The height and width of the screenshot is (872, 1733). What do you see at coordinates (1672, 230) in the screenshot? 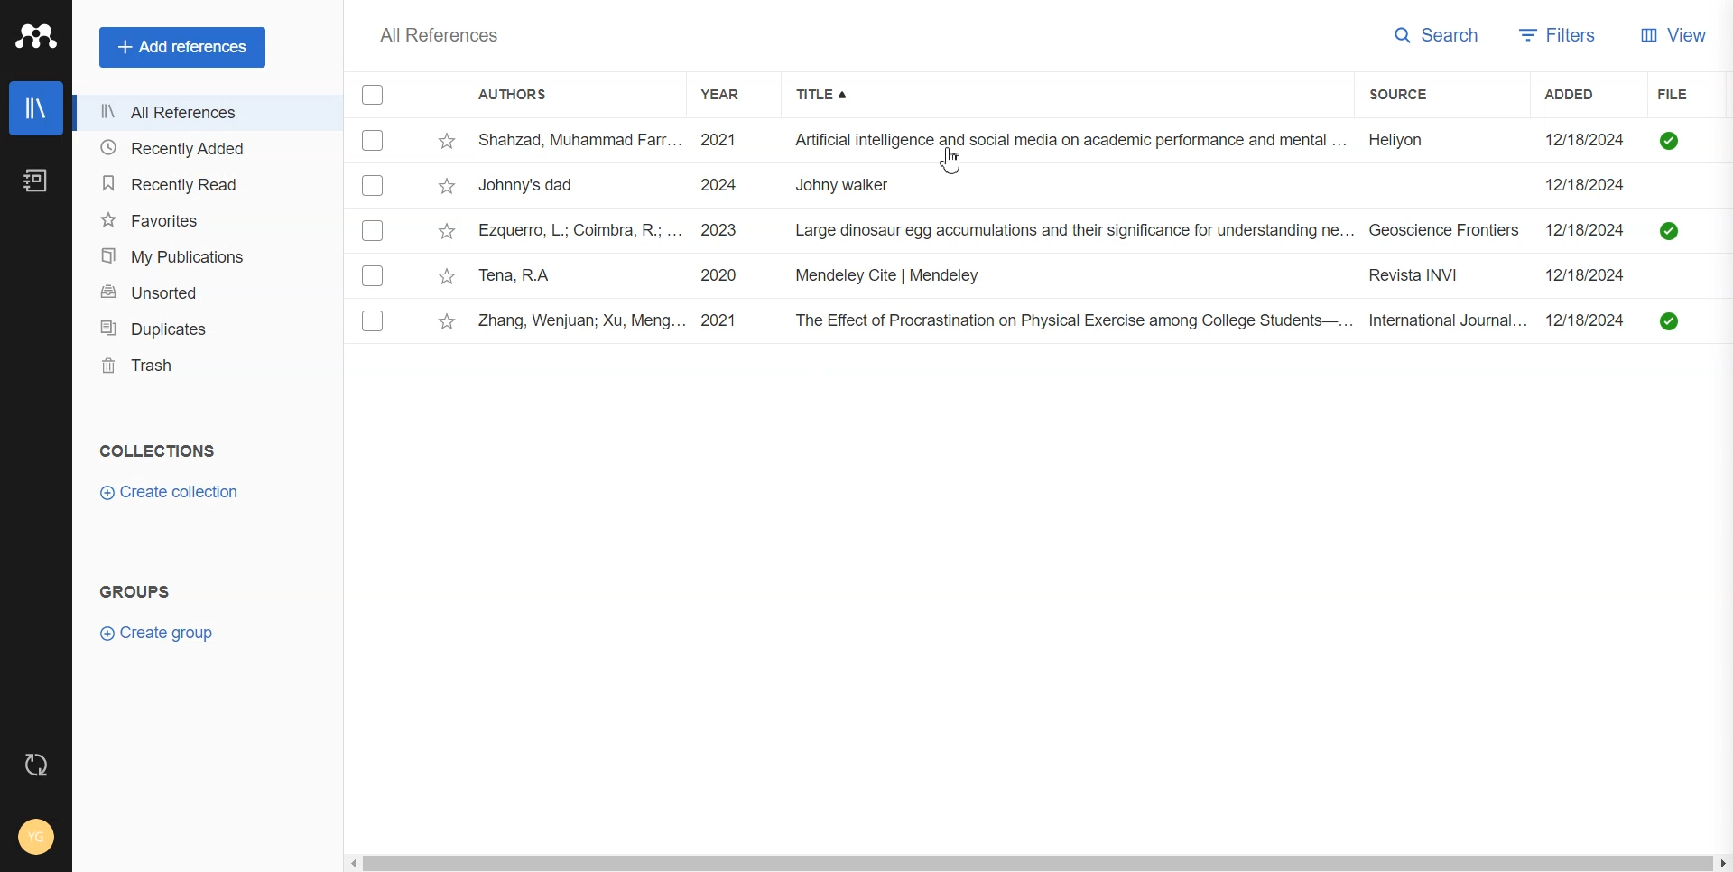
I see `uploaded` at bounding box center [1672, 230].